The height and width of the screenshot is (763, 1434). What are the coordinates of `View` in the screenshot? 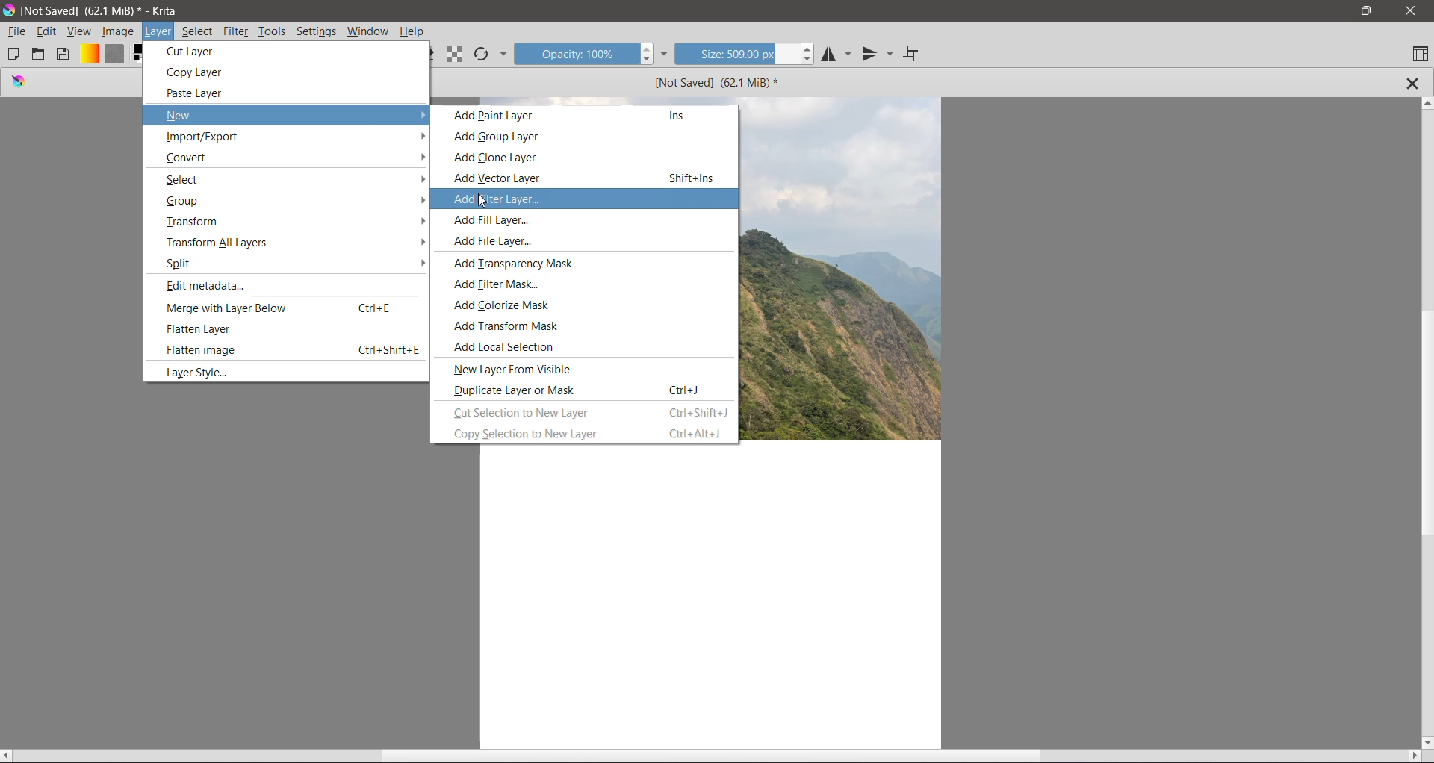 It's located at (79, 31).